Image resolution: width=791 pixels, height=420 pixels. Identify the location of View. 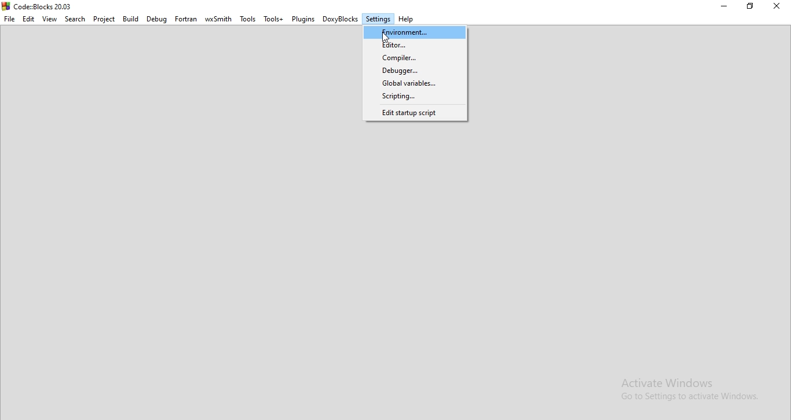
(50, 20).